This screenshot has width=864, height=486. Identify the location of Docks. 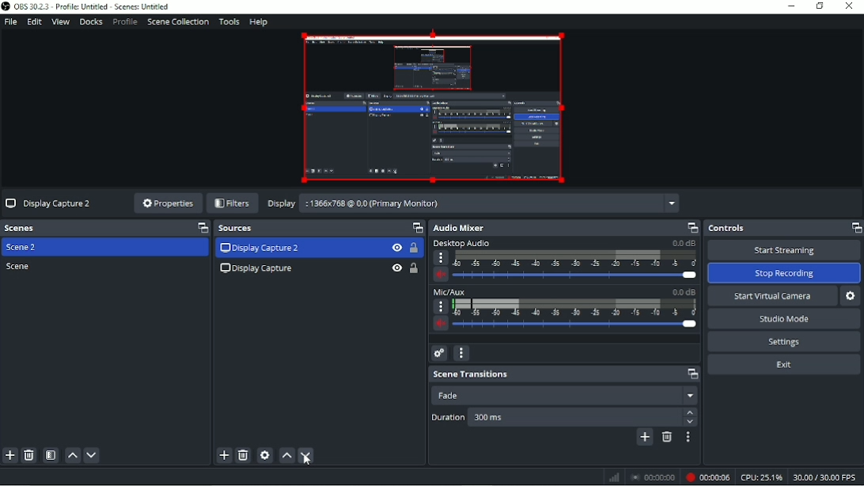
(90, 22).